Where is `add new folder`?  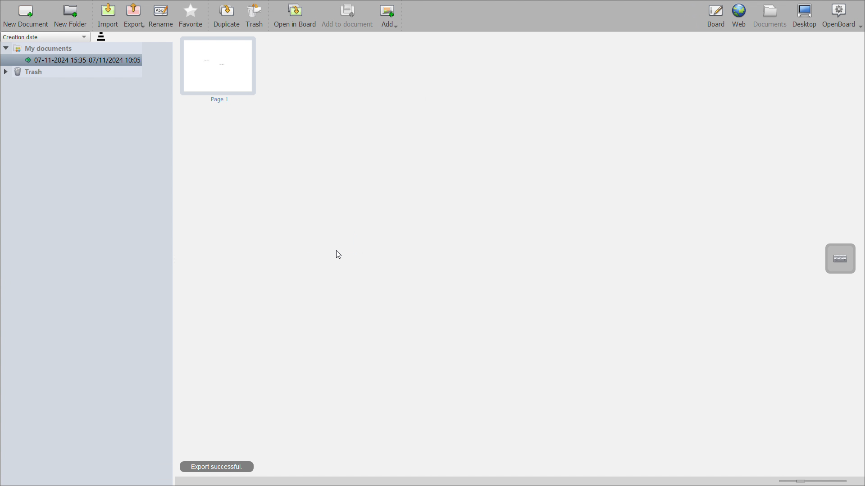
add new folder is located at coordinates (71, 16).